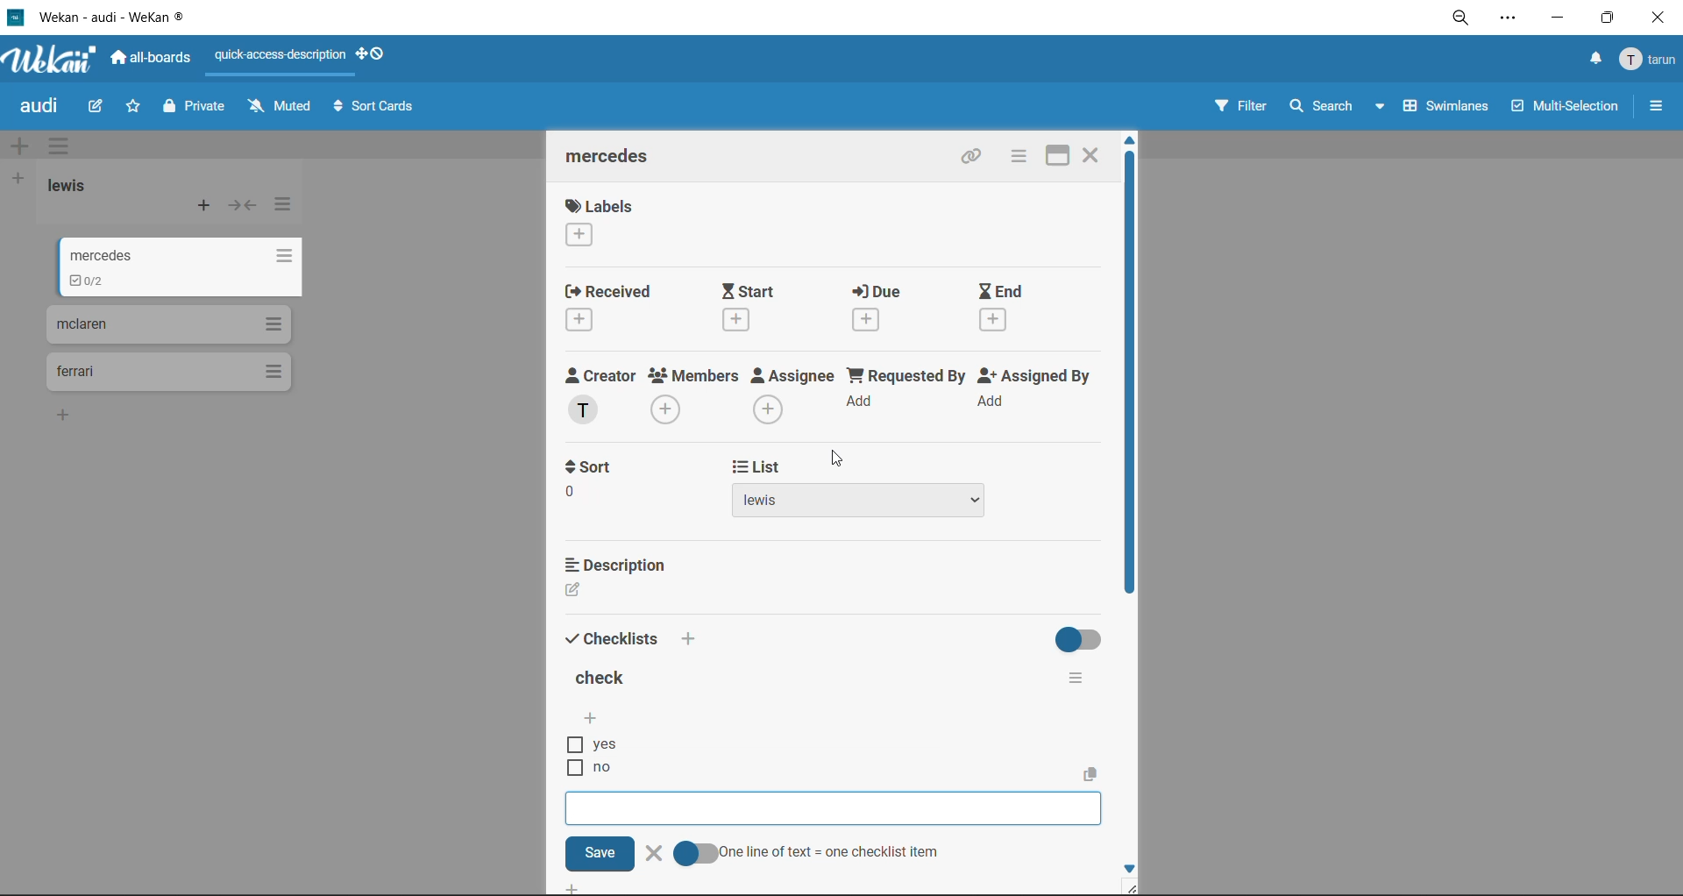 The image size is (1683, 896). Describe the element at coordinates (284, 203) in the screenshot. I see `list actions` at that location.